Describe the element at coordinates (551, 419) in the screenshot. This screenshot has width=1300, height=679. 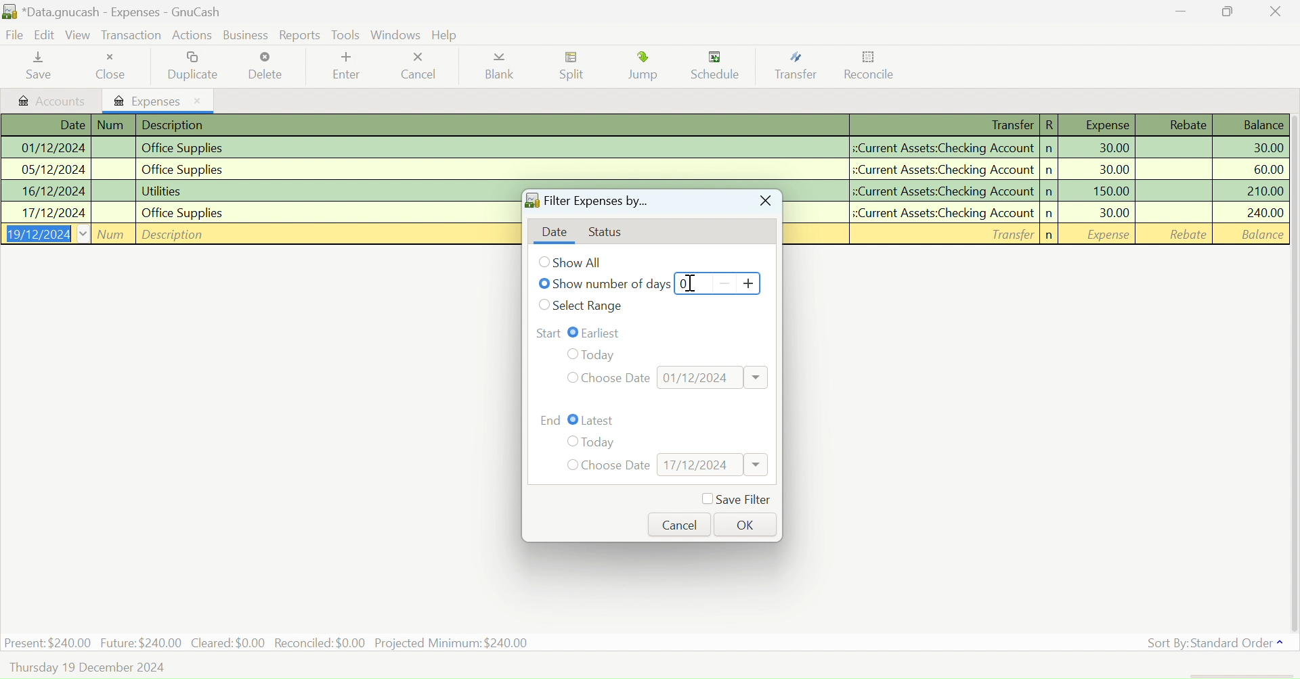
I see `Range End: Latest` at that location.